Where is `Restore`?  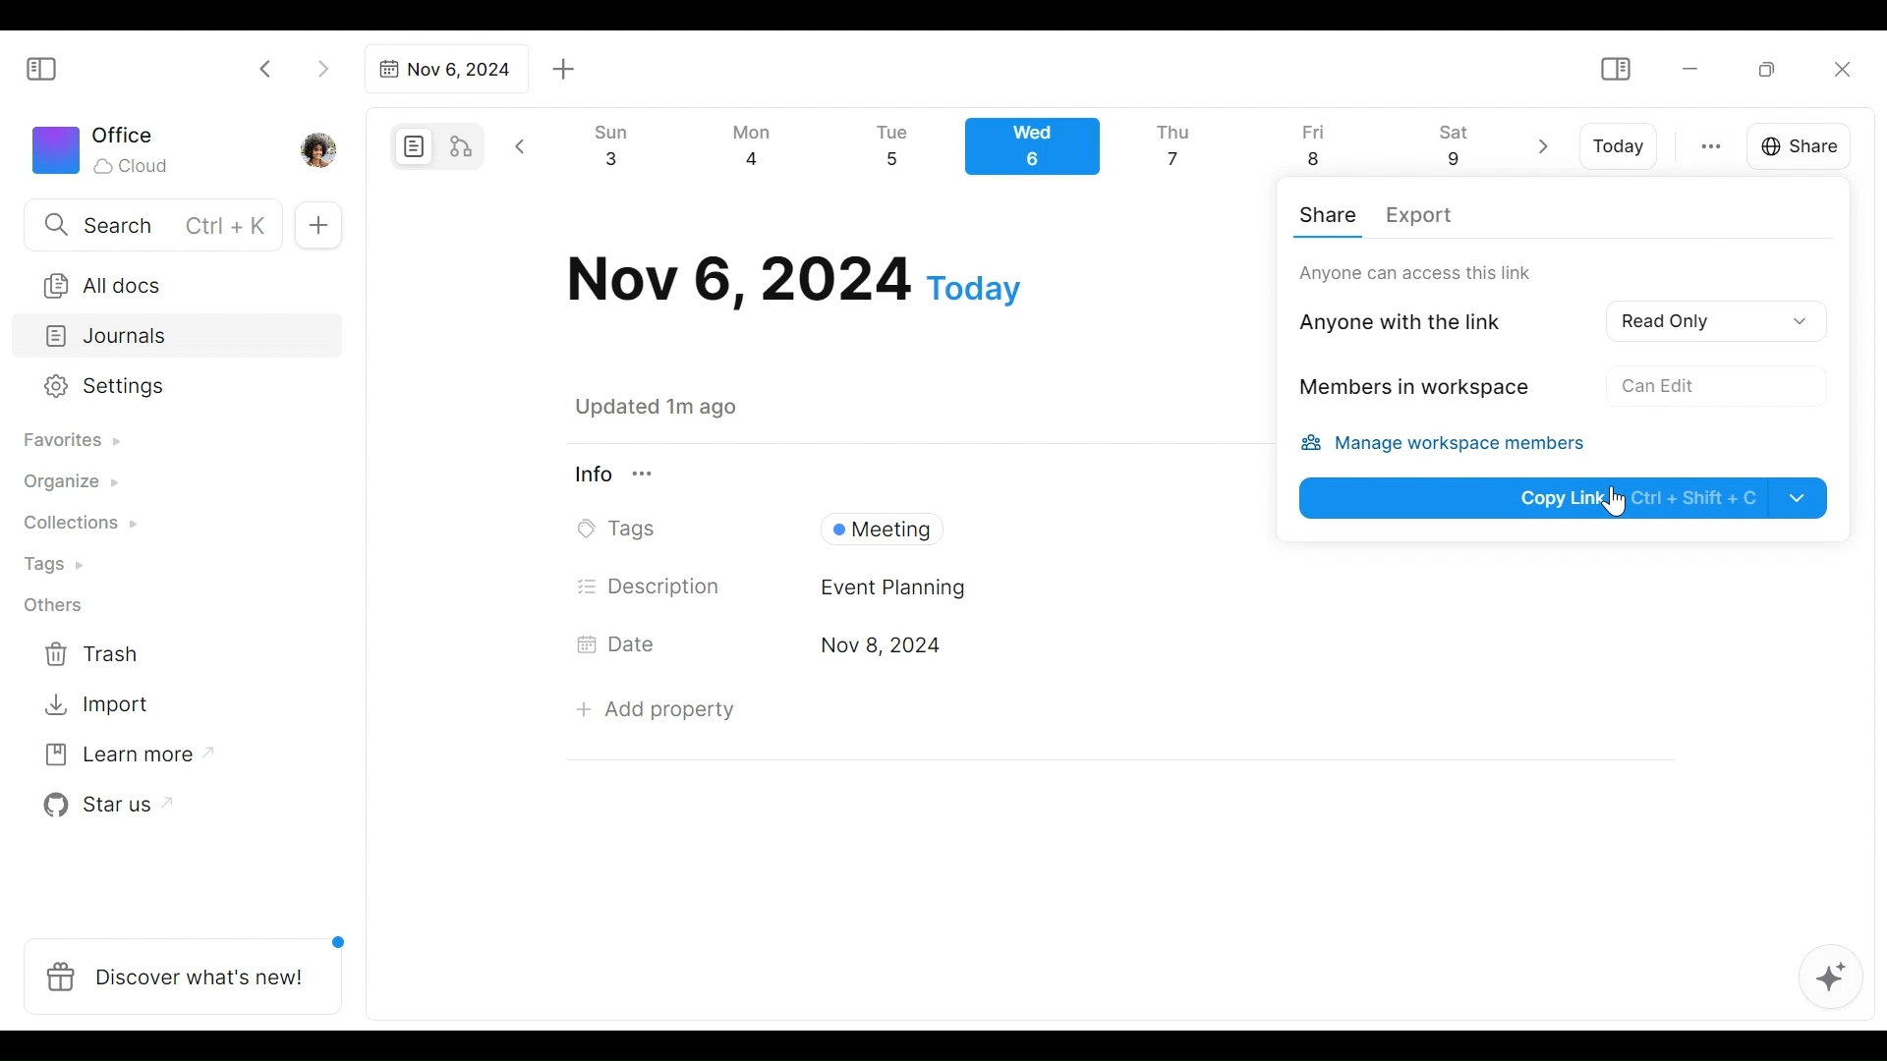
Restore is located at coordinates (1774, 68).